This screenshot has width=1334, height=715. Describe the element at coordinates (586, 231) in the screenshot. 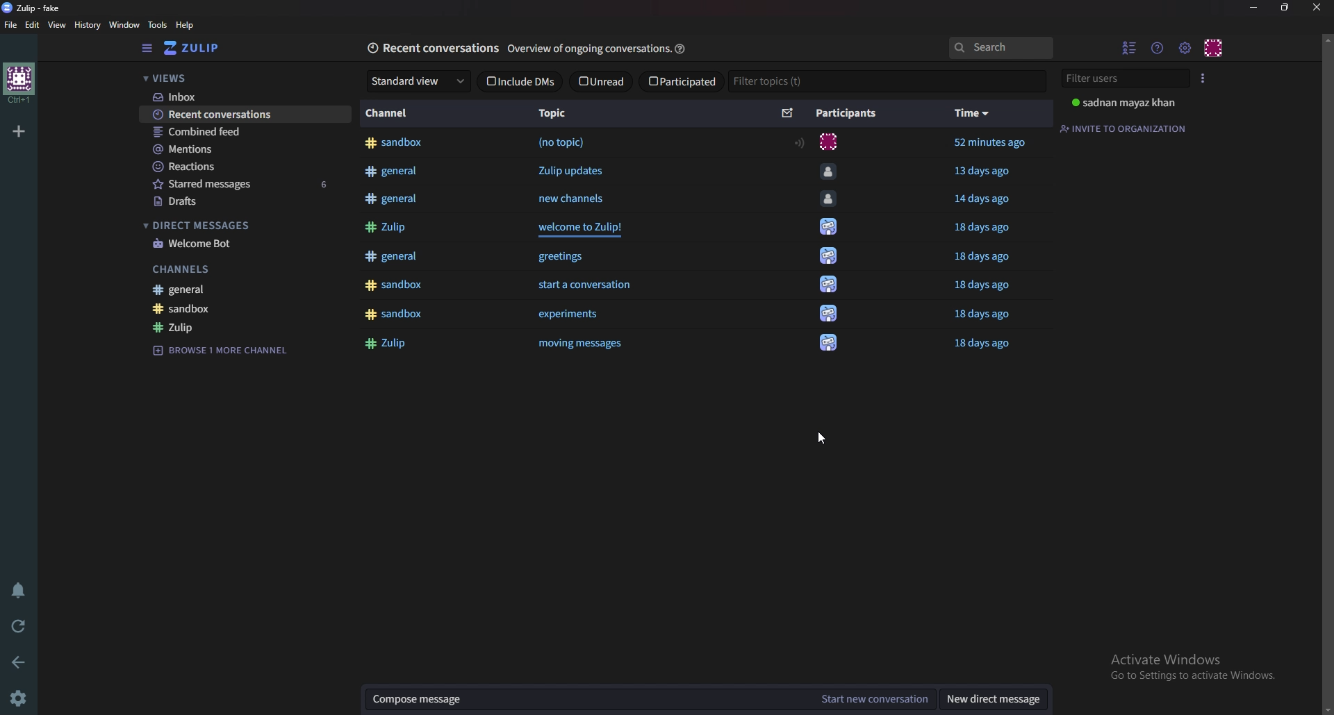

I see `welcome to Zulip!` at that location.